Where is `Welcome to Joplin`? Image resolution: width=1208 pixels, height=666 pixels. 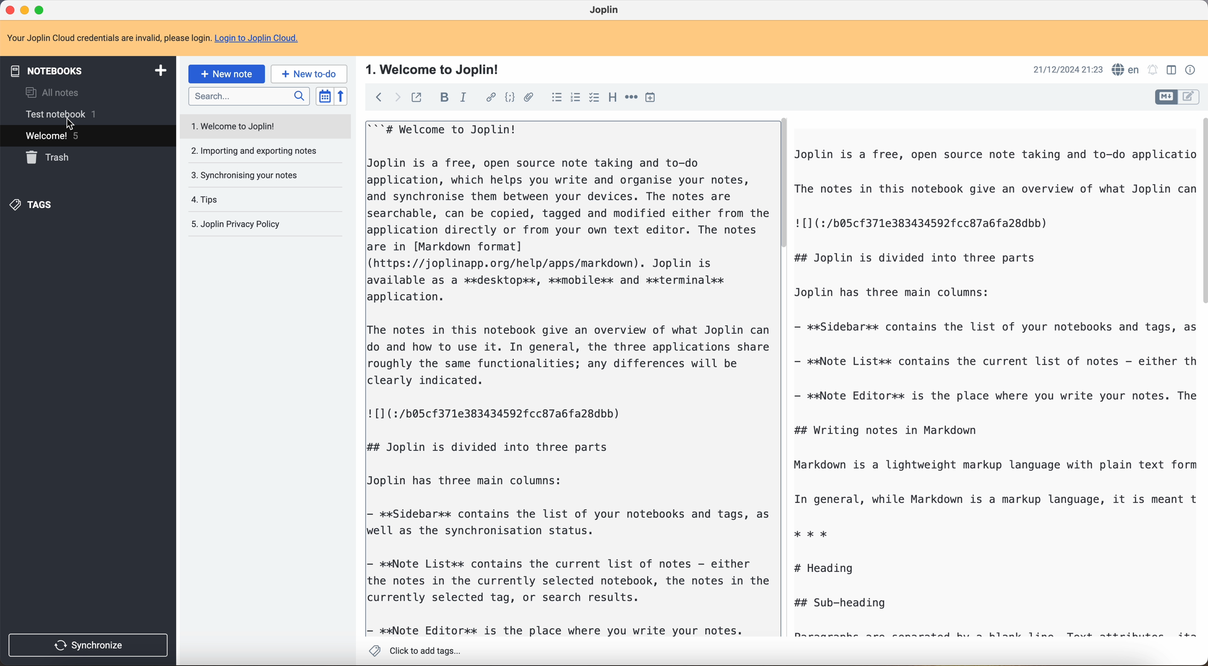
Welcome to Joplin is located at coordinates (445, 68).